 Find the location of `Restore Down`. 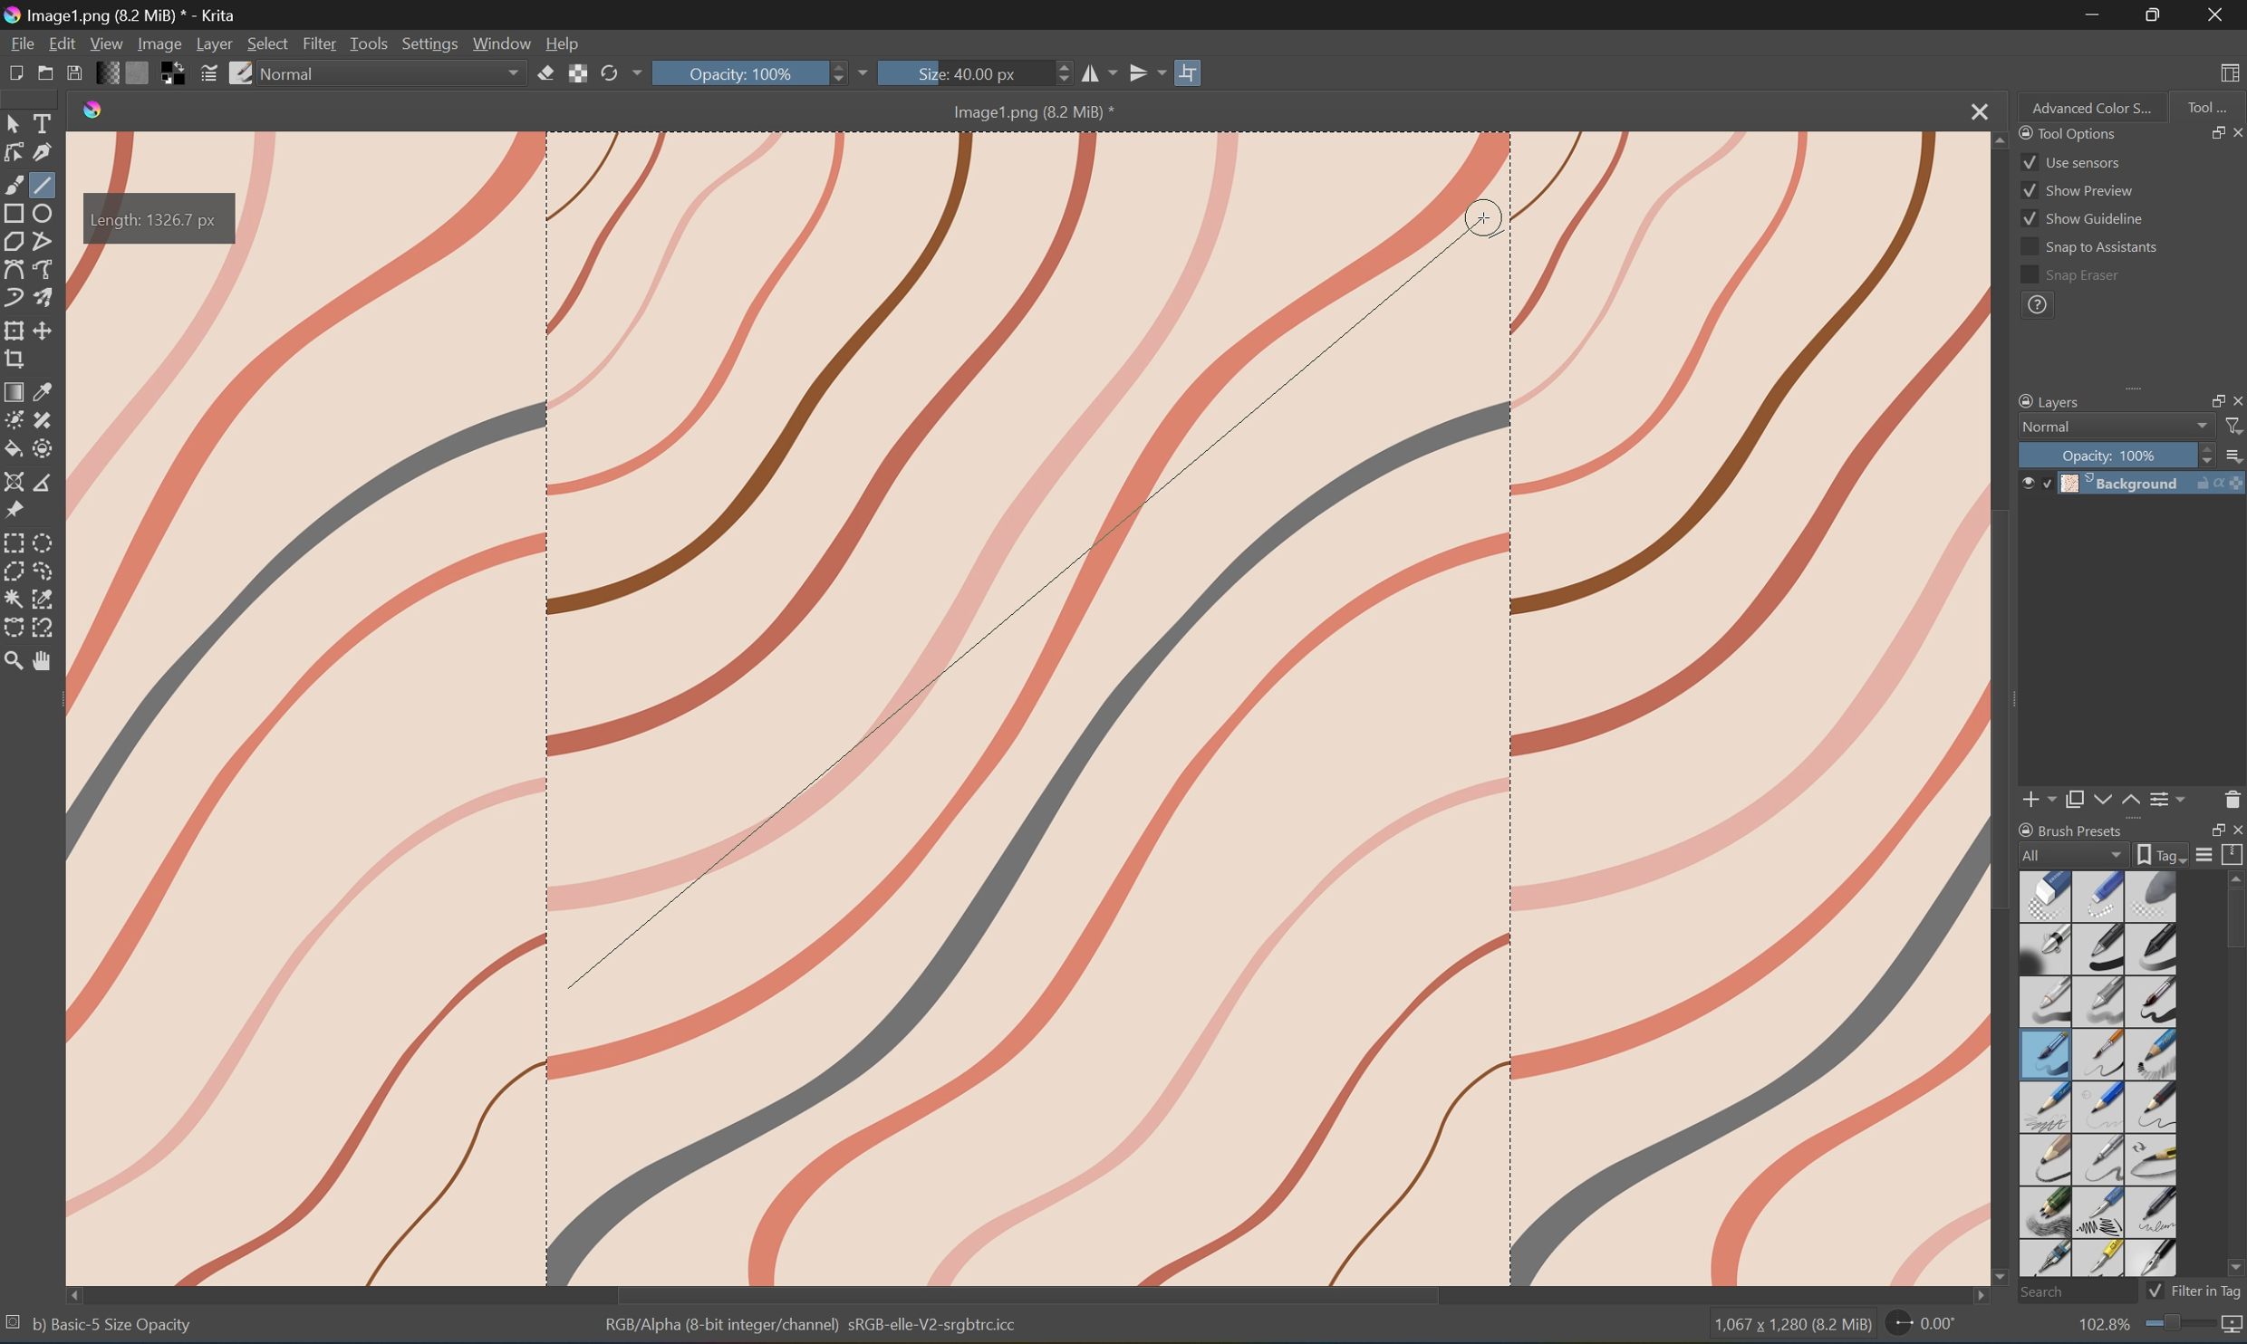

Restore Down is located at coordinates (2209, 830).